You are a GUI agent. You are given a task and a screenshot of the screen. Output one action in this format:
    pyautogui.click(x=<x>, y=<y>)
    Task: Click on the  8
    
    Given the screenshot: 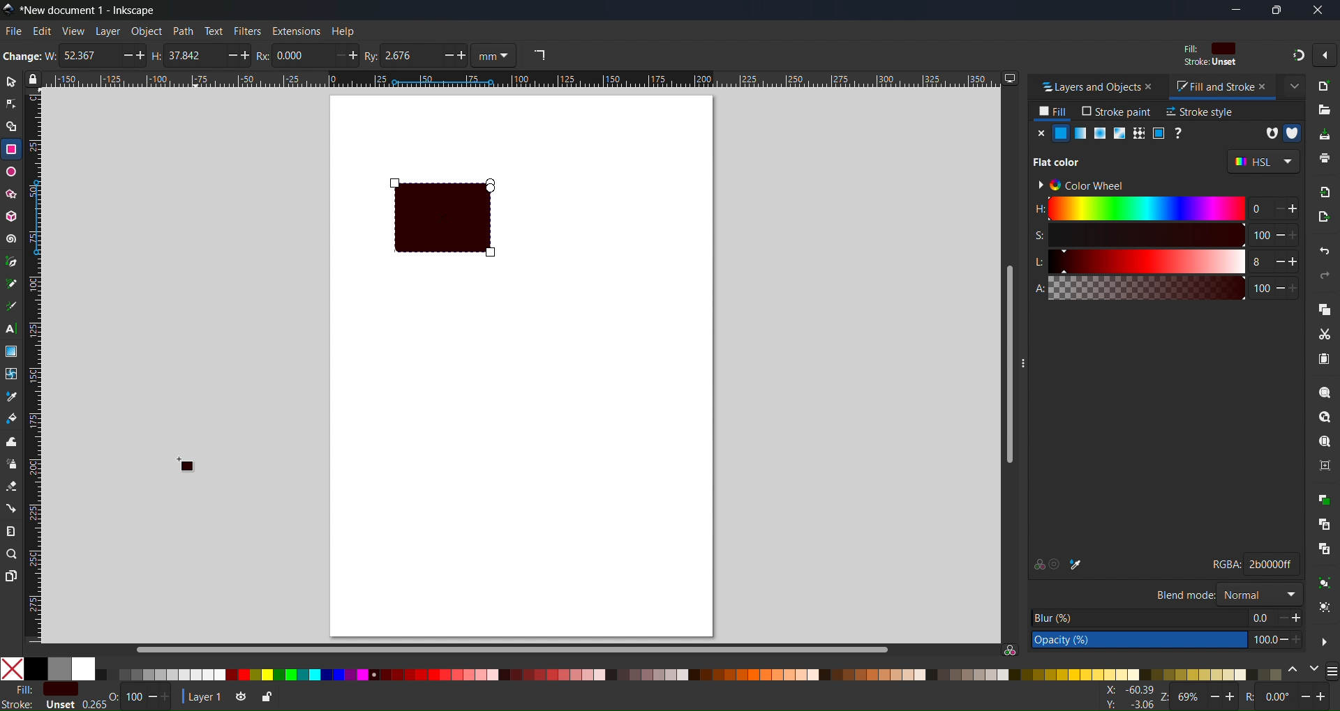 What is the action you would take?
    pyautogui.click(x=1255, y=262)
    